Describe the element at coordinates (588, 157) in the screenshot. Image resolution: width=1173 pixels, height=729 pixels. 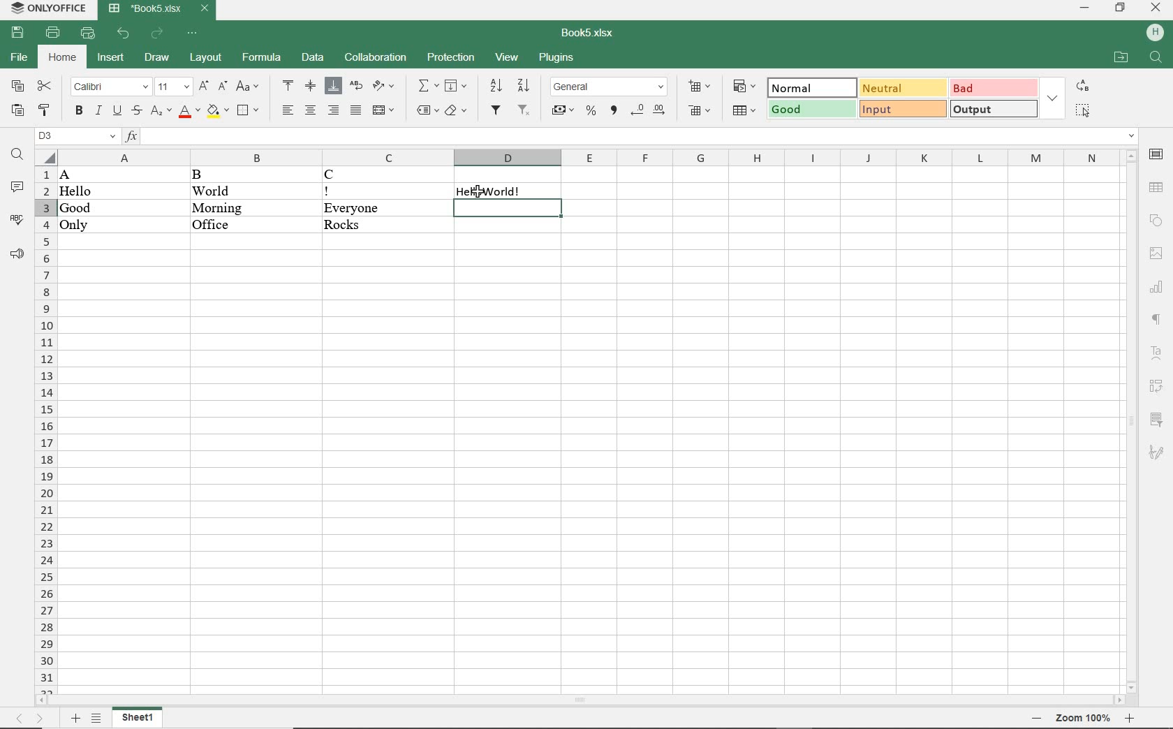
I see `COLUMNS` at that location.